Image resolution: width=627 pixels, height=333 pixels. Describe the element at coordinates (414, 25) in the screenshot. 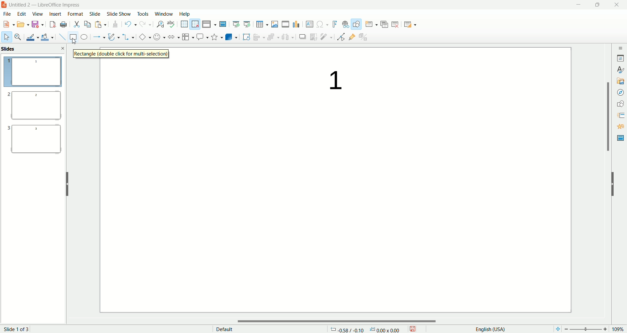

I see `slide layout` at that location.